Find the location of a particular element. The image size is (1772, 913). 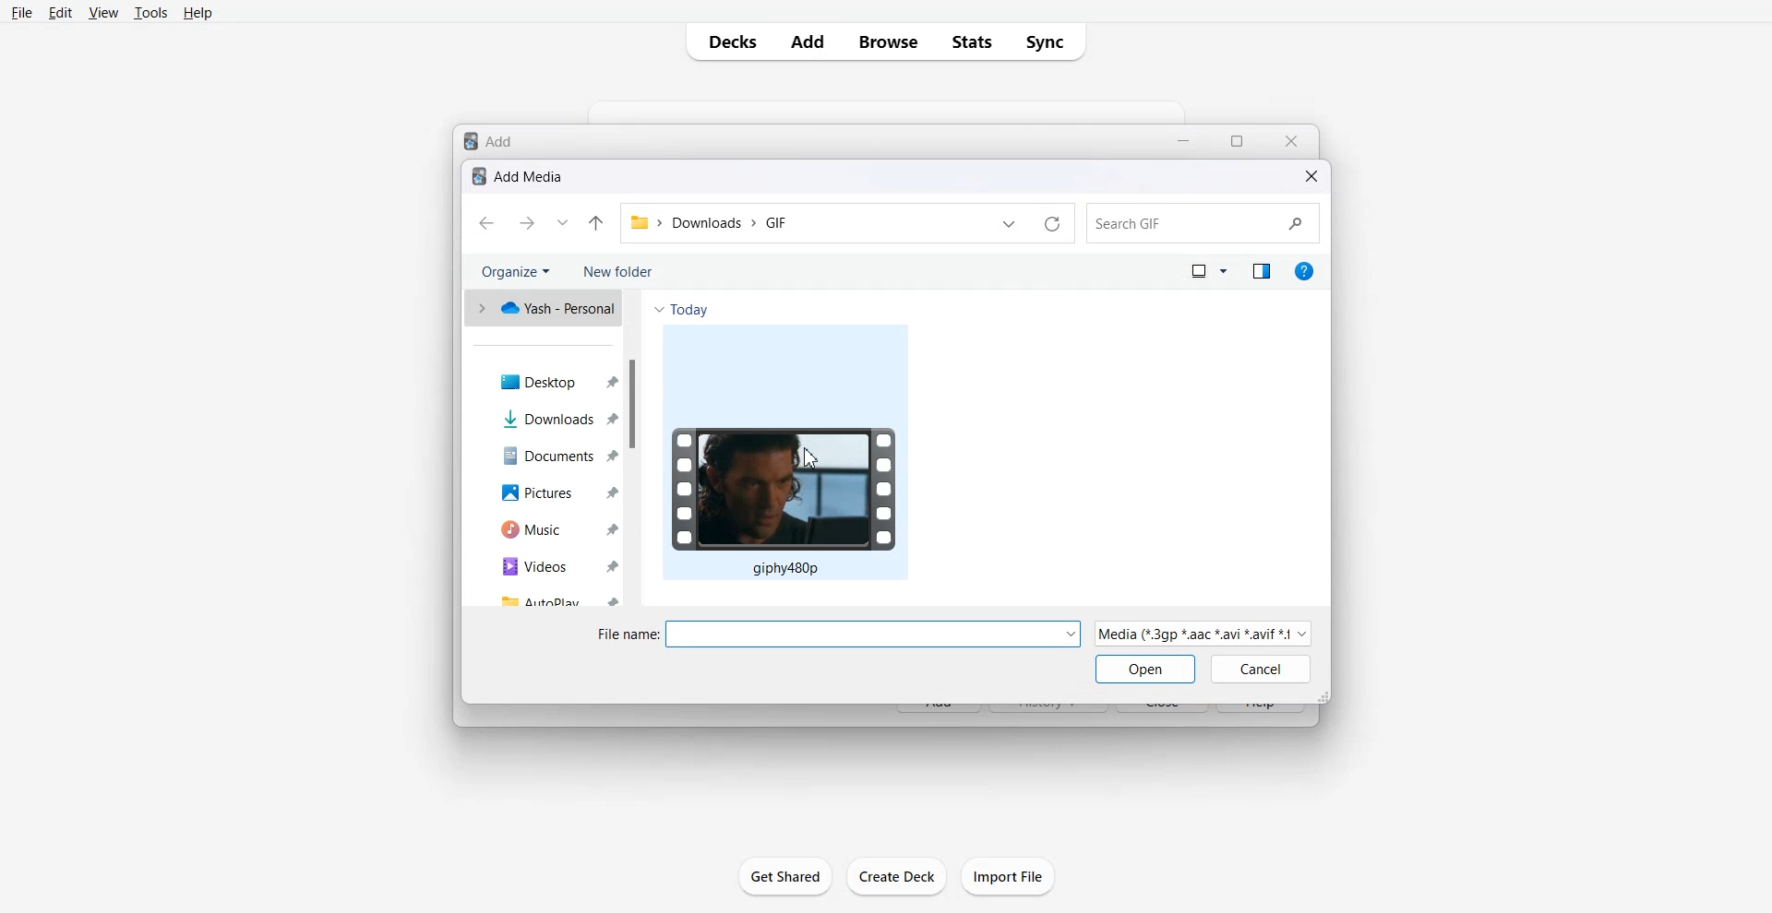

Go forward is located at coordinates (526, 223).